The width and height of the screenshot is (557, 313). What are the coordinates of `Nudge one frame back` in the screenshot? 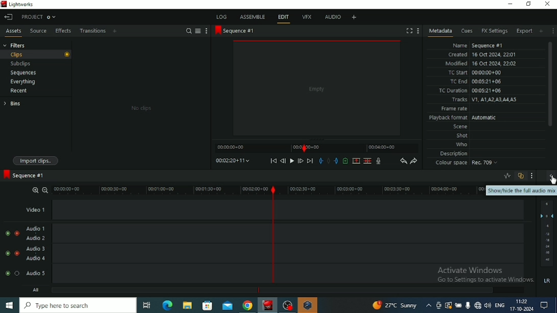 It's located at (283, 161).